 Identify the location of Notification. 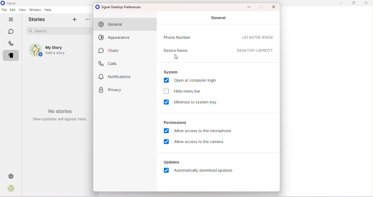
(115, 78).